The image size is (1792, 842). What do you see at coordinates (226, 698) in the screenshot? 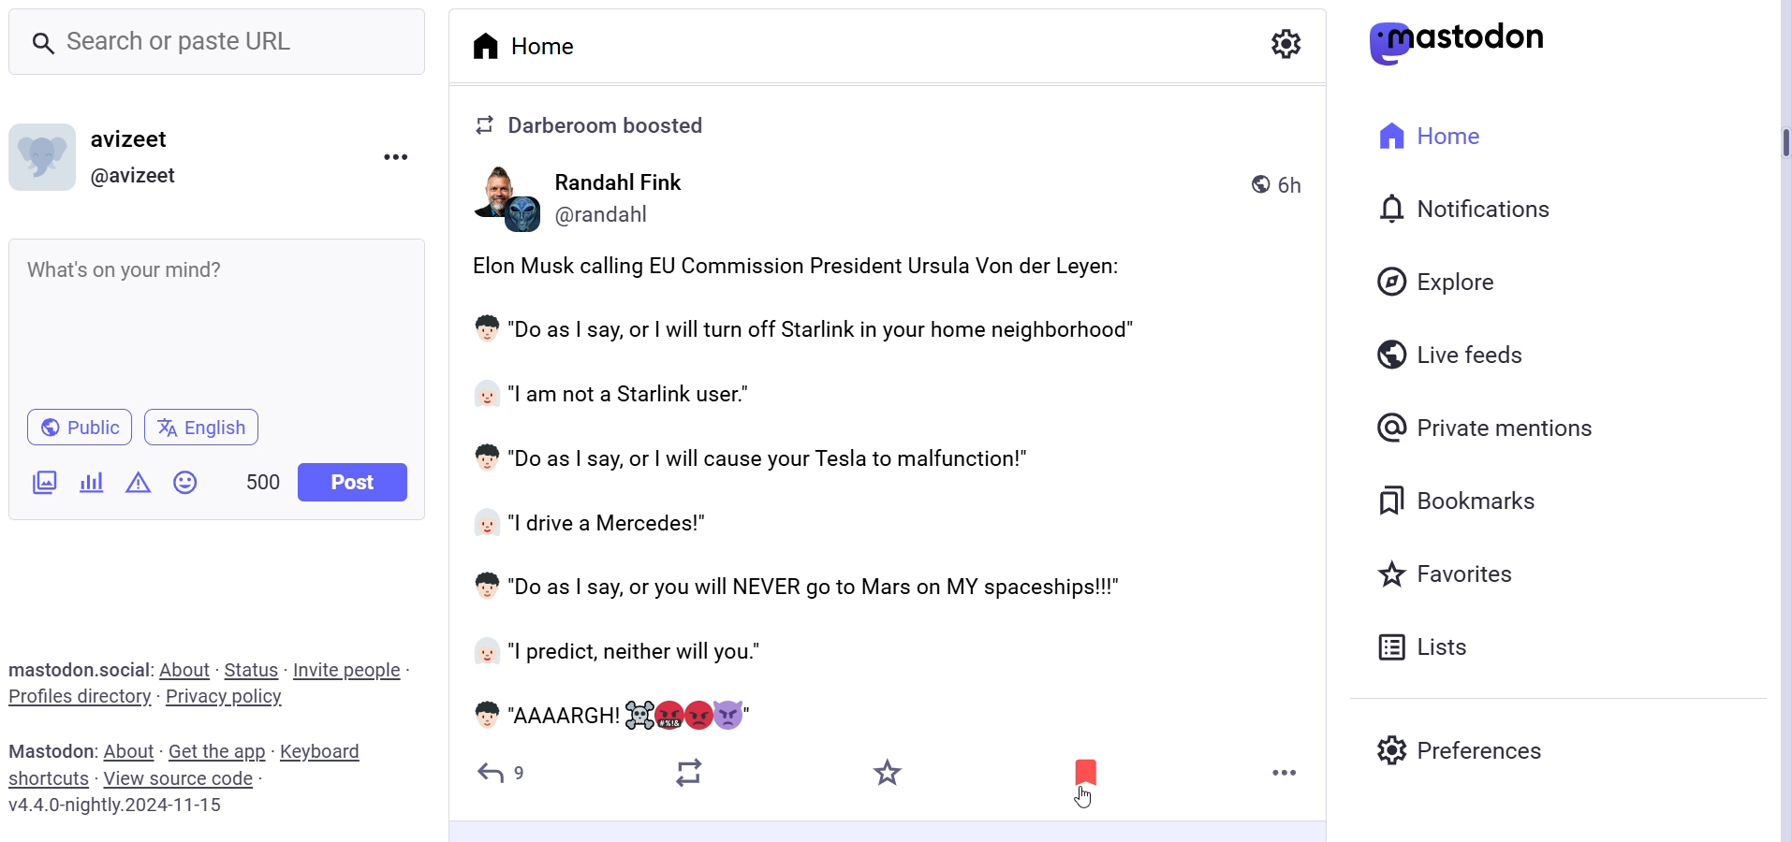
I see `Privacy Policy` at bounding box center [226, 698].